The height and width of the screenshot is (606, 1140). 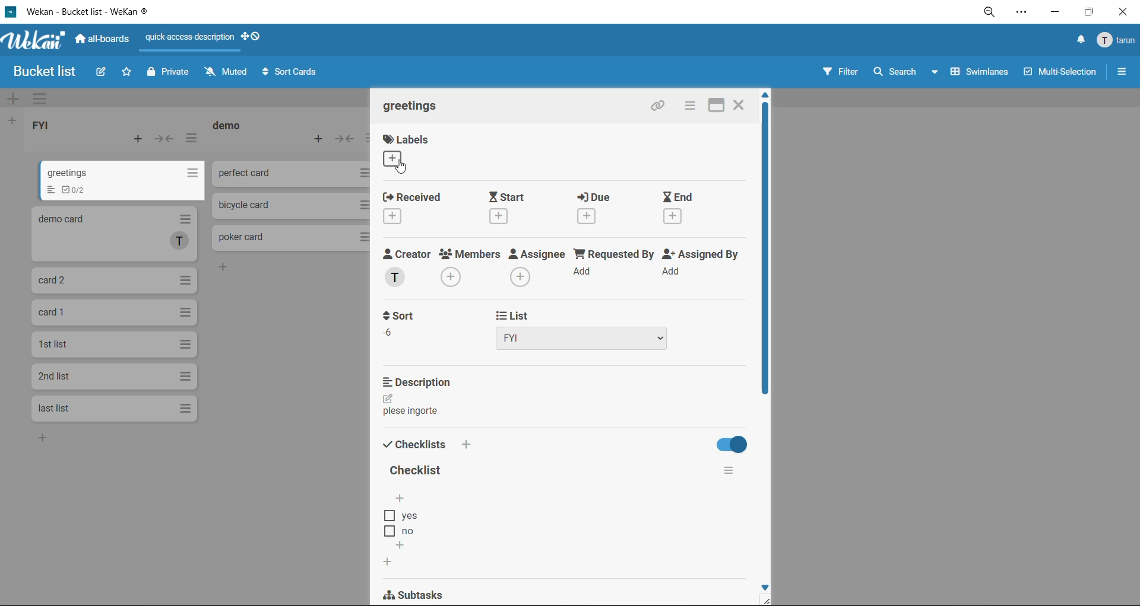 What do you see at coordinates (1081, 41) in the screenshot?
I see `notifications` at bounding box center [1081, 41].